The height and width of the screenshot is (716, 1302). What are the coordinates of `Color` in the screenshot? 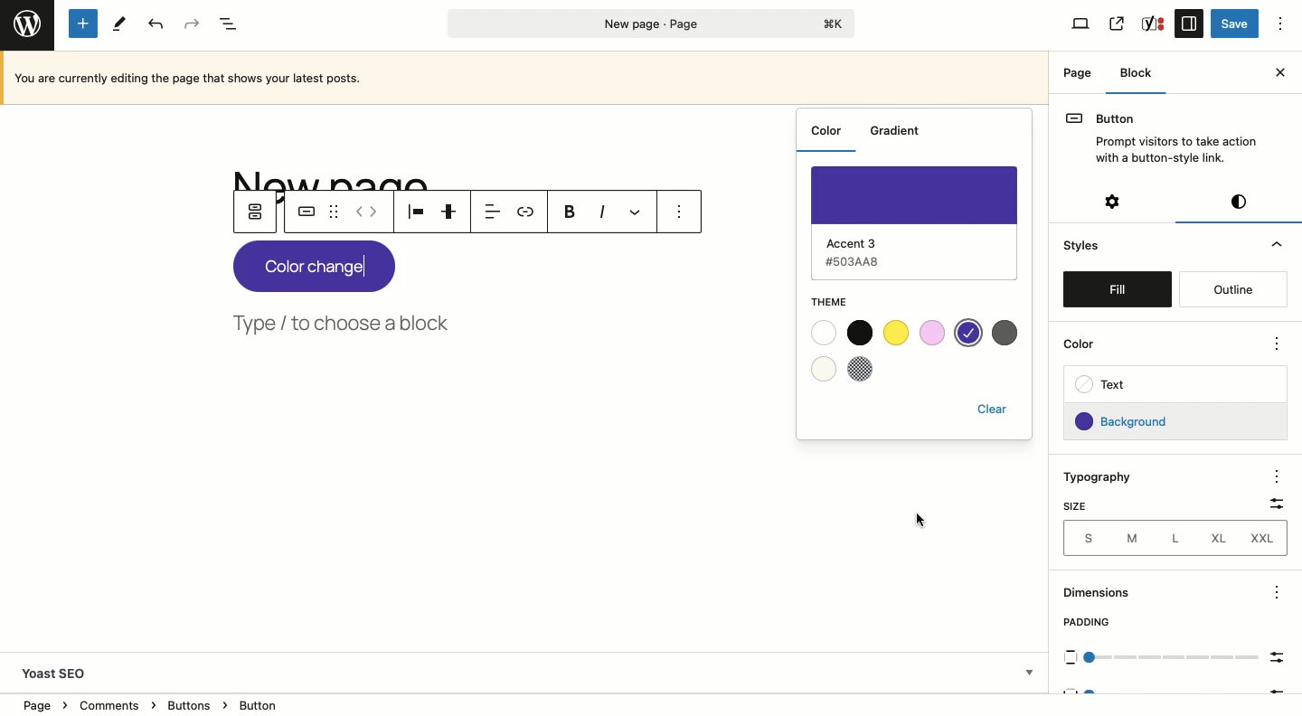 It's located at (827, 134).